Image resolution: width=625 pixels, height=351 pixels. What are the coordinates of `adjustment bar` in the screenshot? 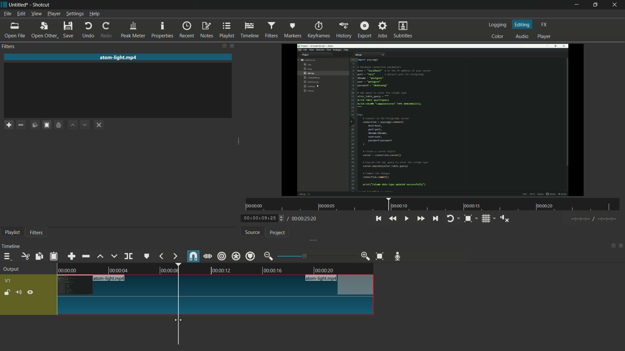 It's located at (316, 256).